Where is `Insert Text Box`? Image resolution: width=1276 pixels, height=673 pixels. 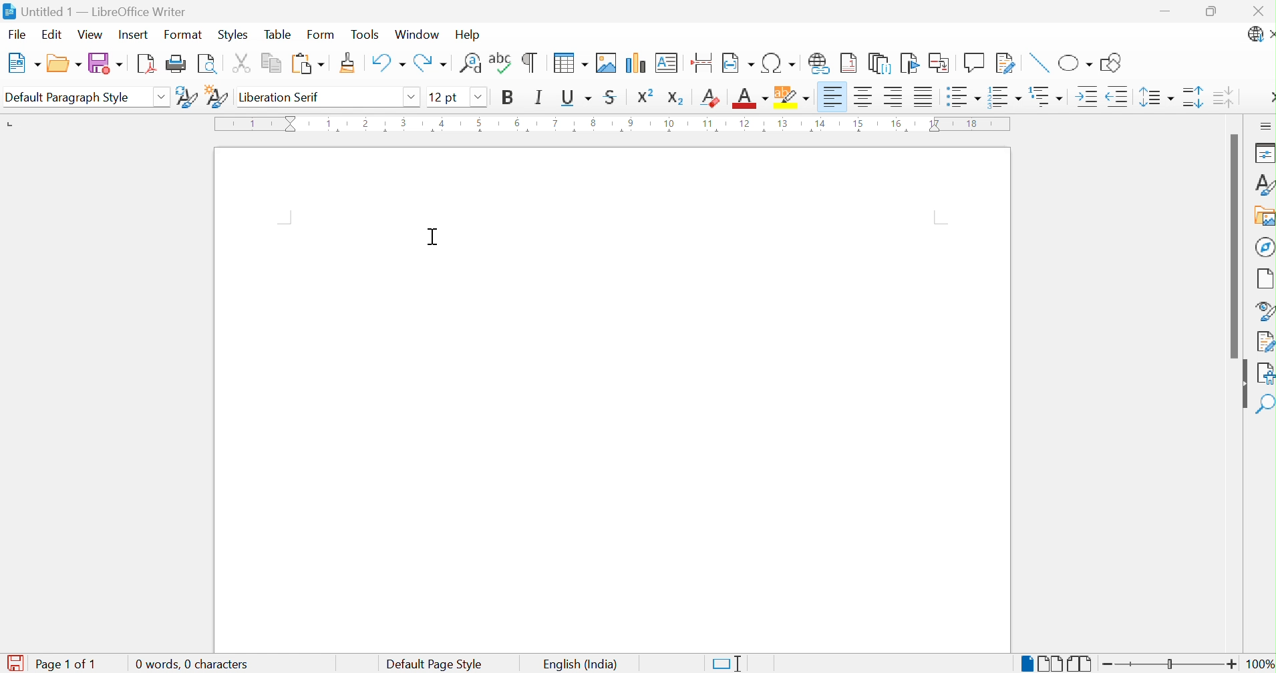
Insert Text Box is located at coordinates (664, 63).